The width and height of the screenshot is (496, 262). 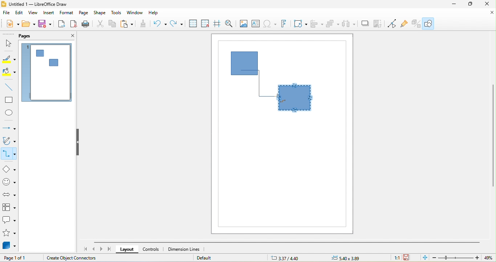 I want to click on stars and banners, so click(x=10, y=233).